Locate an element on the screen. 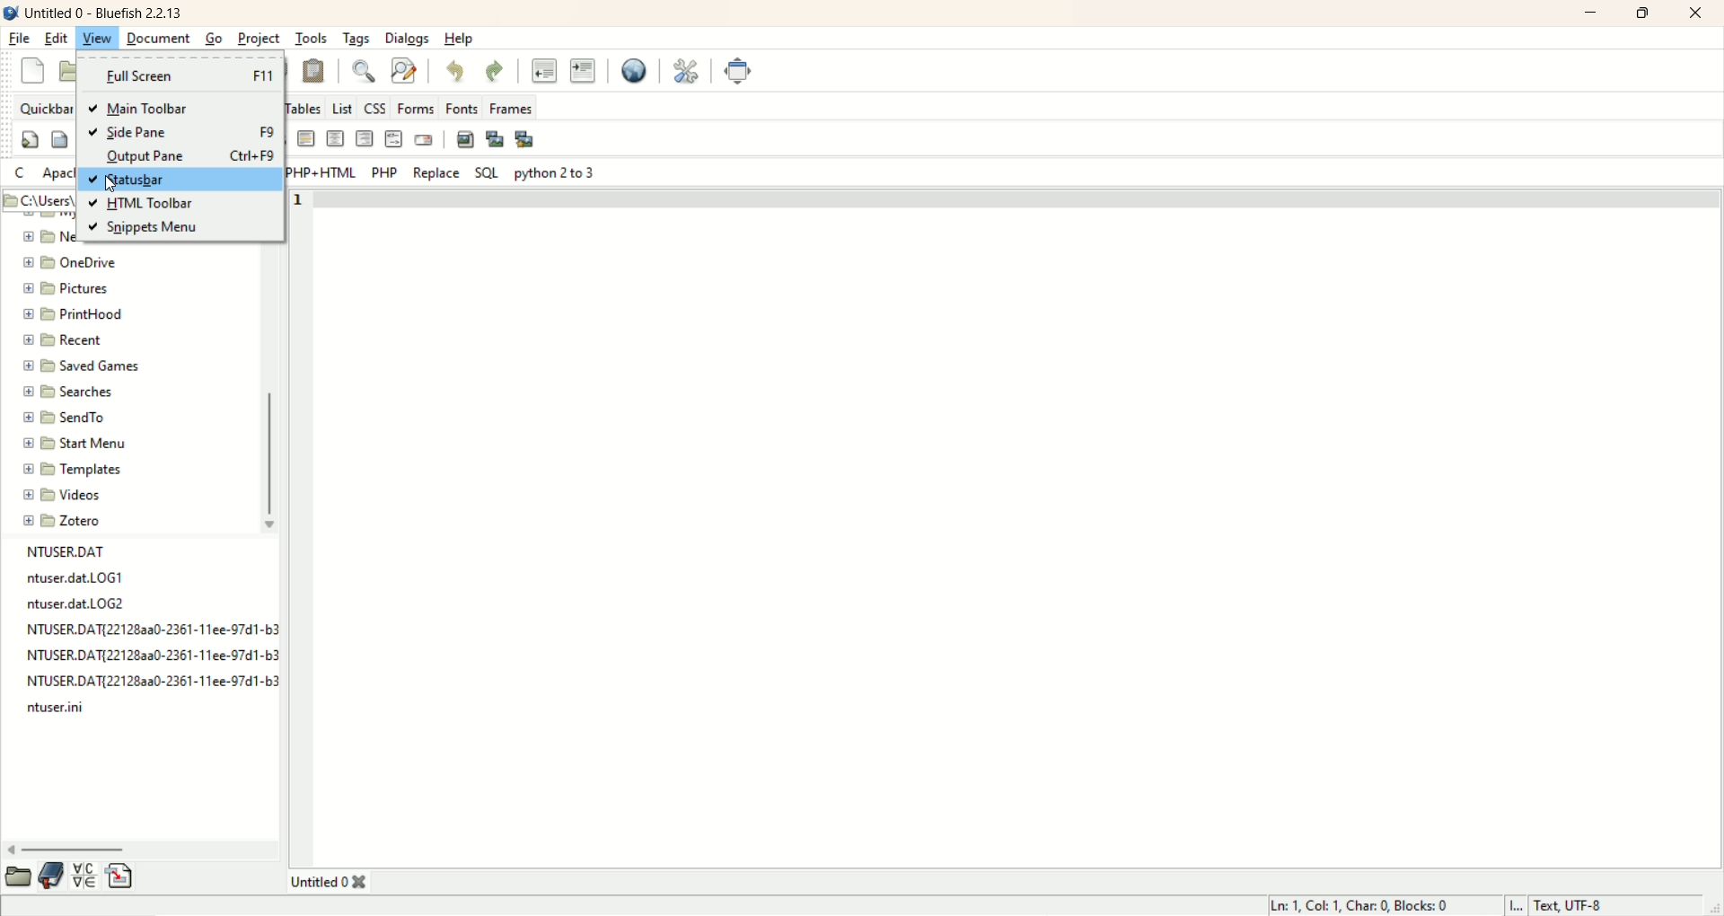  indent is located at coordinates (583, 73).